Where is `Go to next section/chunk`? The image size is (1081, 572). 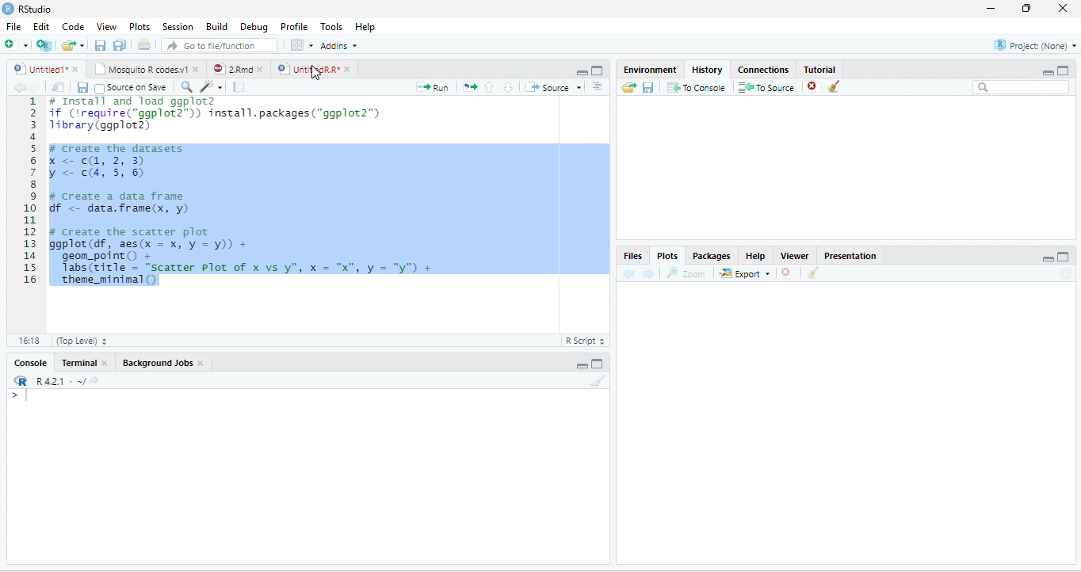
Go to next section/chunk is located at coordinates (508, 87).